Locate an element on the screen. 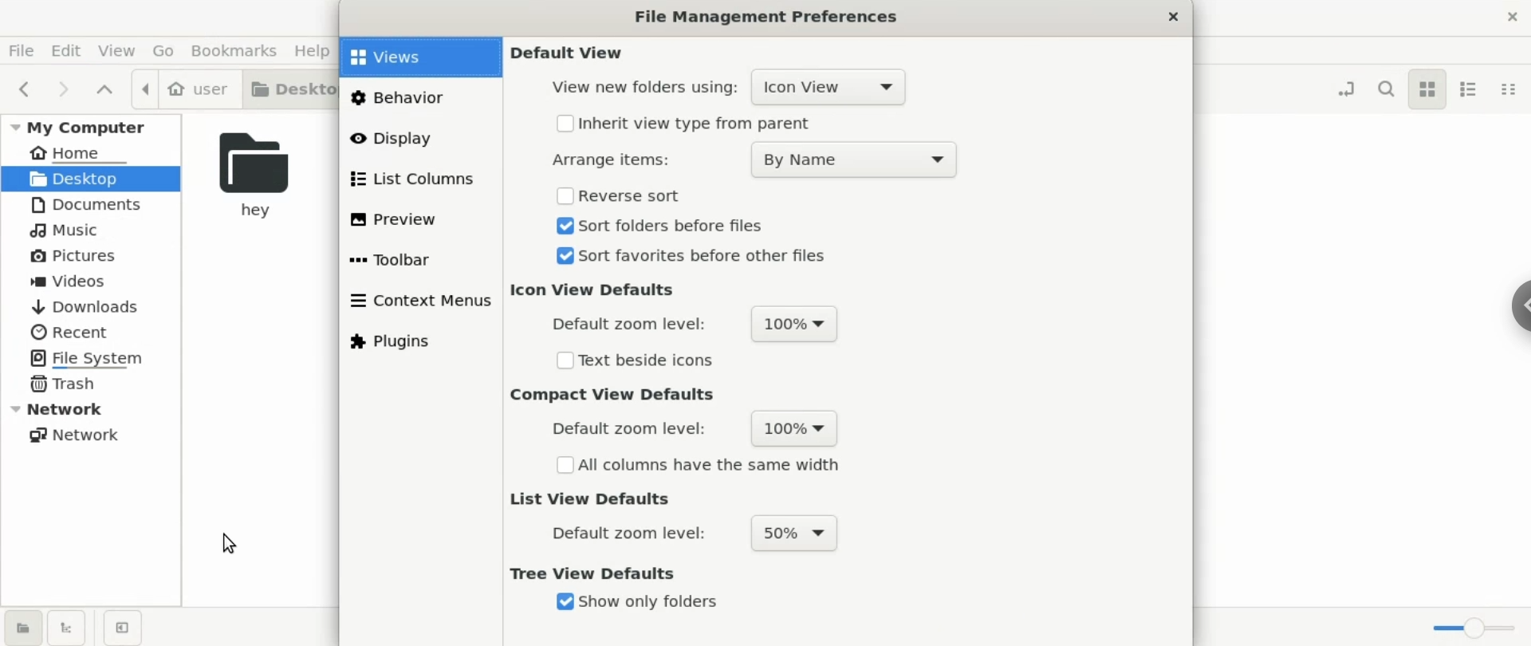 The height and width of the screenshot is (646, 1531). downloads is located at coordinates (86, 308).